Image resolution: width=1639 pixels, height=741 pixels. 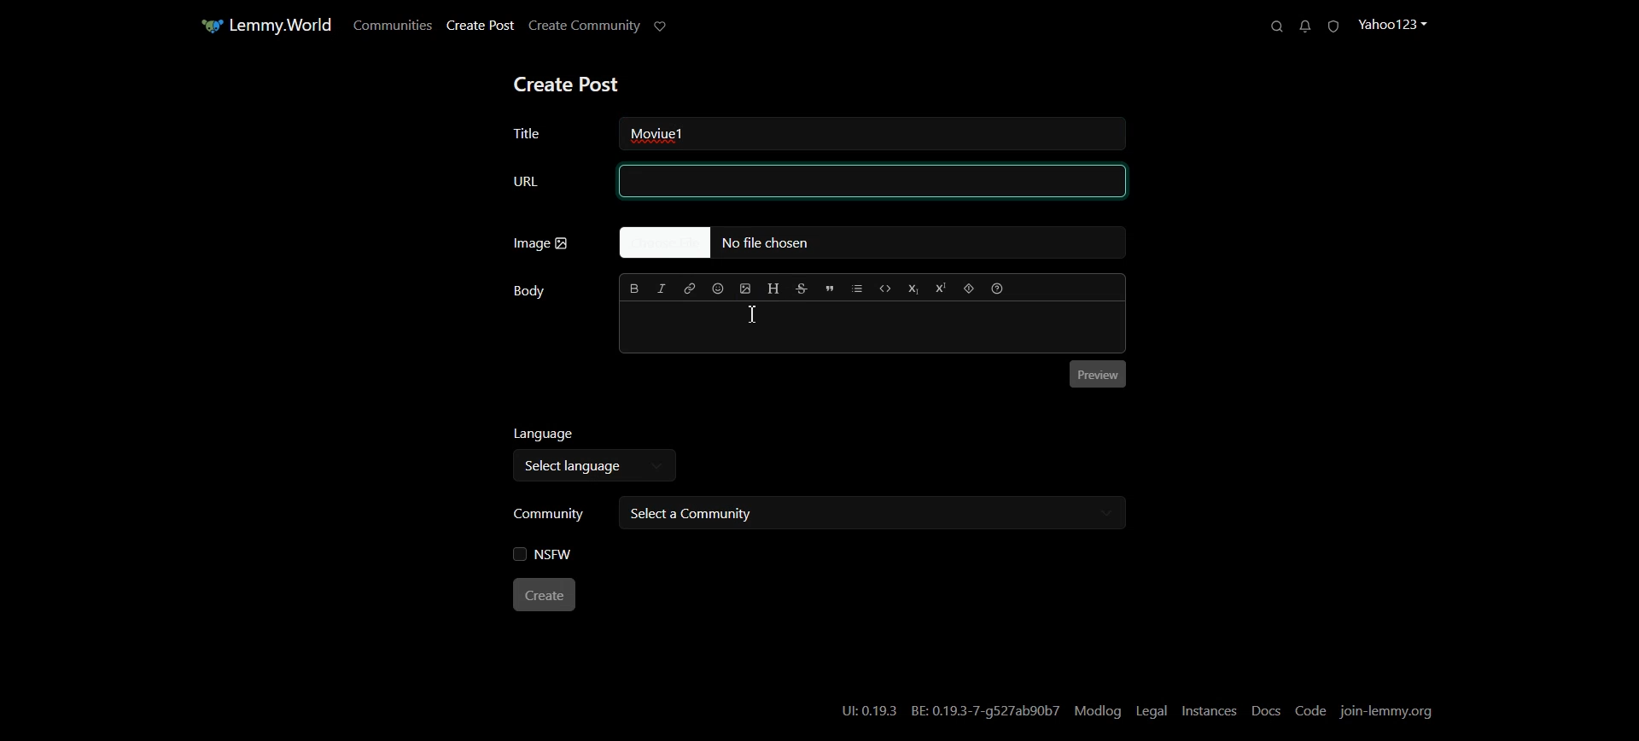 I want to click on Select a community, so click(x=869, y=513).